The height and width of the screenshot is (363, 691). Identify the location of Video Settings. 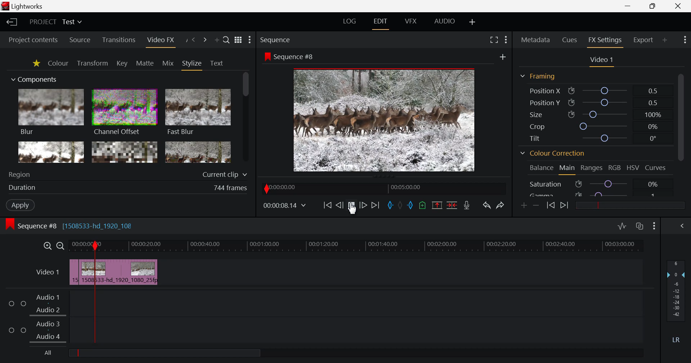
(601, 61).